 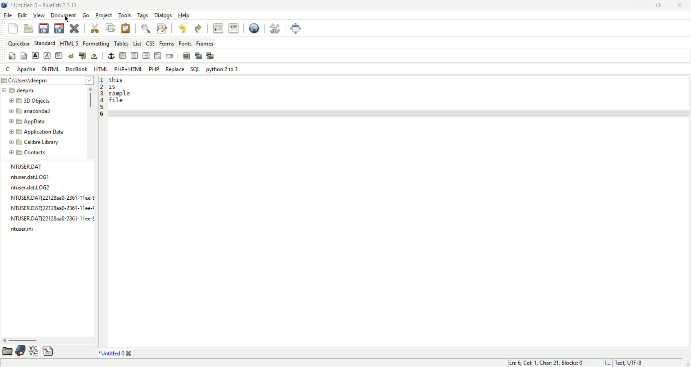 What do you see at coordinates (11, 56) in the screenshot?
I see `quickstart` at bounding box center [11, 56].